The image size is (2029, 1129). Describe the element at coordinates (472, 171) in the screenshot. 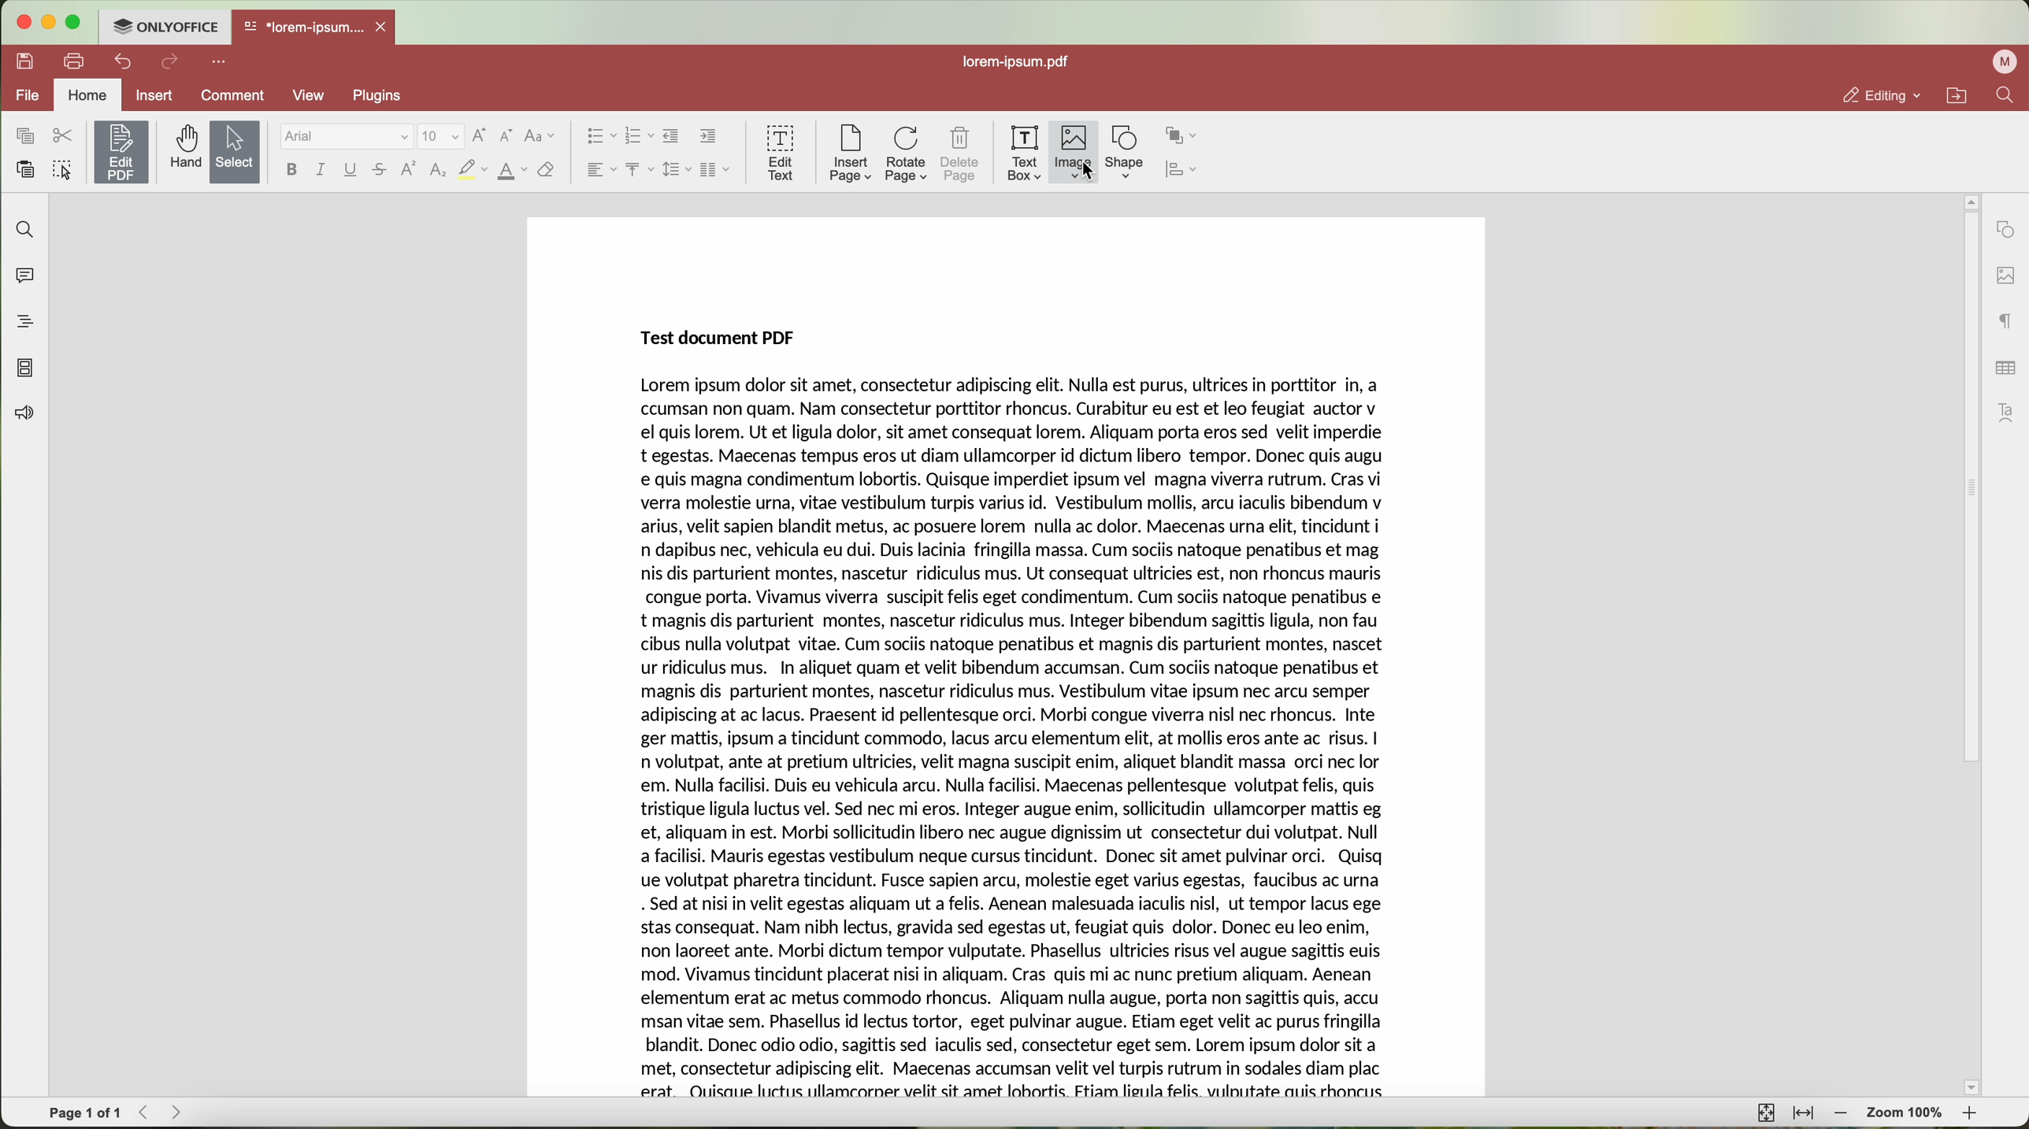

I see `highlight color` at that location.